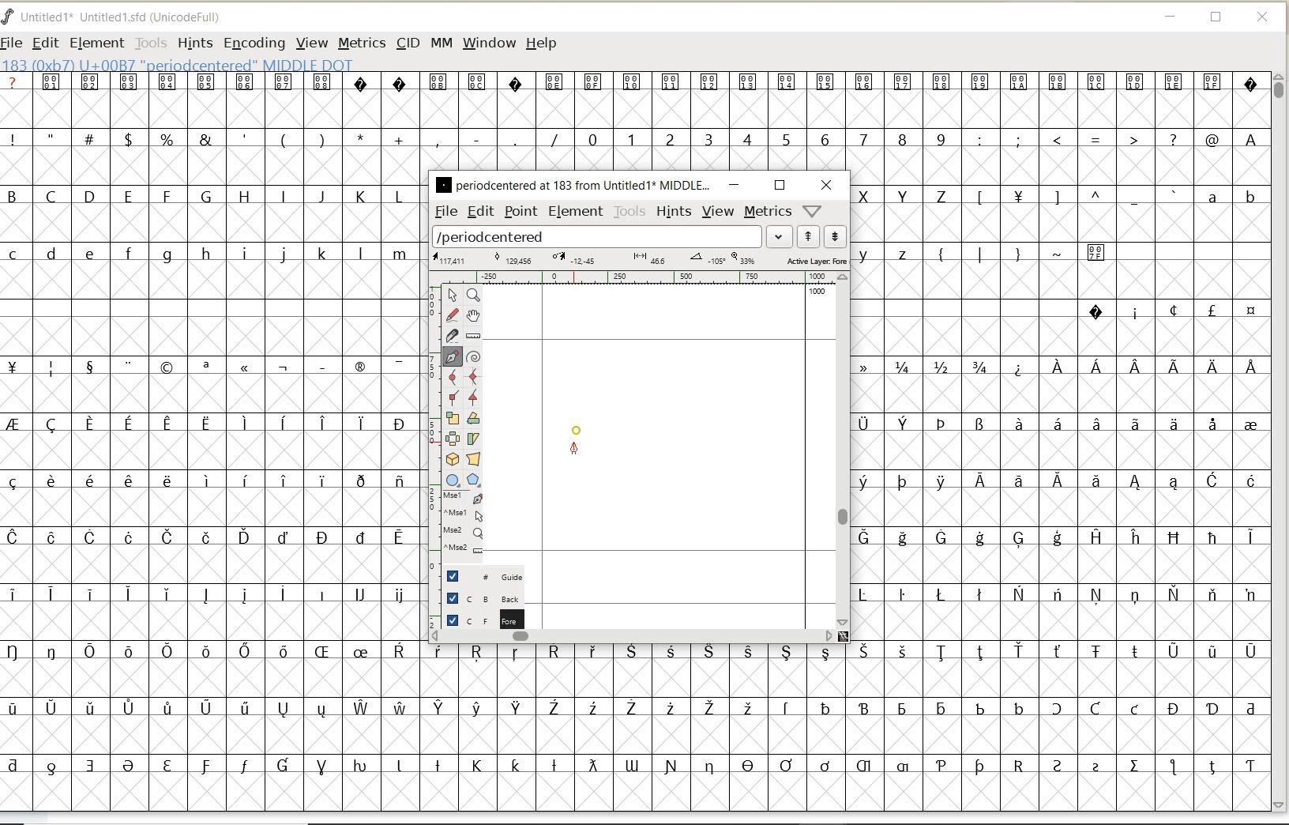 This screenshot has height=825, width=1289. What do you see at coordinates (282, 138) in the screenshot?
I see `special characters` at bounding box center [282, 138].